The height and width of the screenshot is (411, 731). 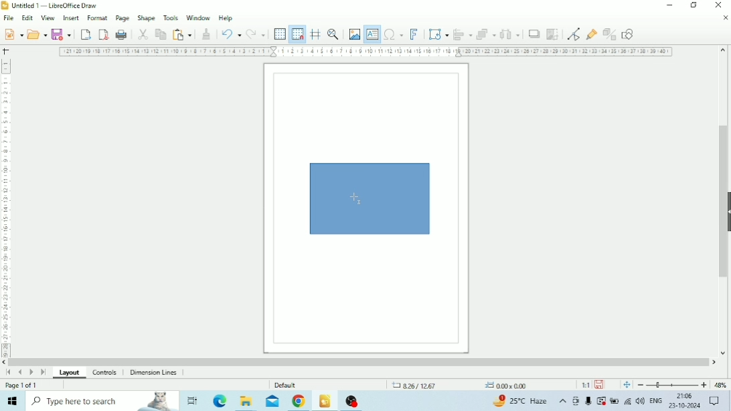 I want to click on Zoom factor, so click(x=720, y=384).